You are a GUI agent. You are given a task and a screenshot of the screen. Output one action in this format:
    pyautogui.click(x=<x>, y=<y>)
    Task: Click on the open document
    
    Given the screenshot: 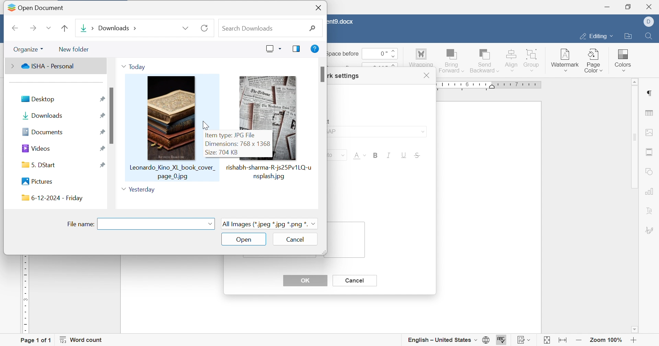 What is the action you would take?
    pyautogui.click(x=35, y=6)
    